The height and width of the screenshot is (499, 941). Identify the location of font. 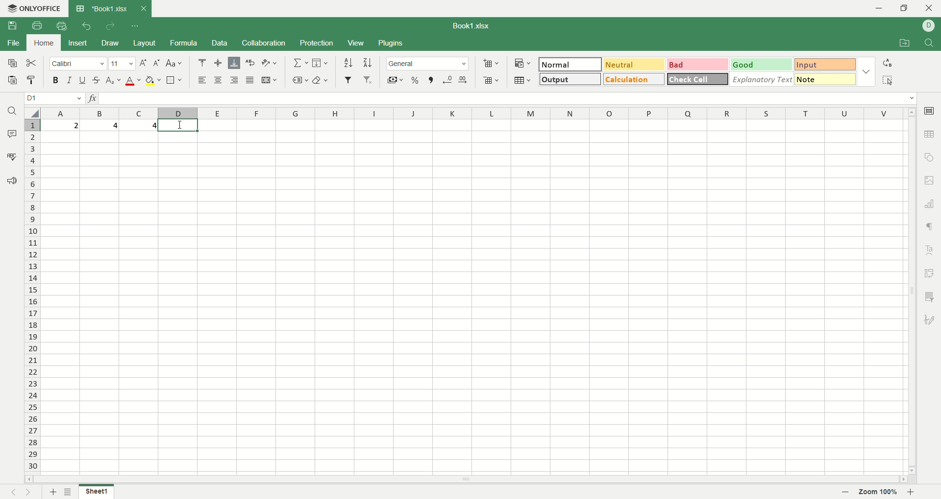
(77, 64).